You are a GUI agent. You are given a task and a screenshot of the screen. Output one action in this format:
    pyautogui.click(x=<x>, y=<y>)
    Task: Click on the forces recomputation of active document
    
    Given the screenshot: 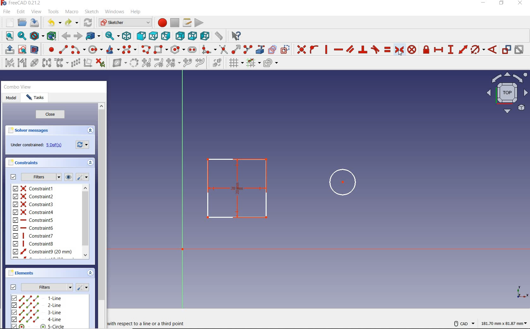 What is the action you would take?
    pyautogui.click(x=84, y=146)
    